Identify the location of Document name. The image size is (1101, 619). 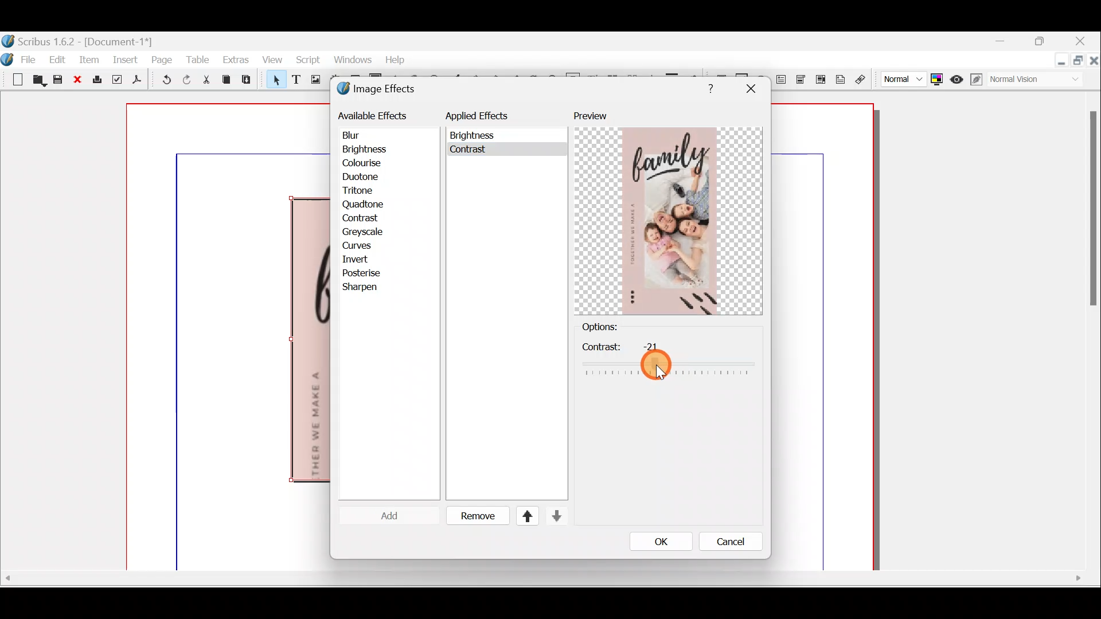
(79, 40).